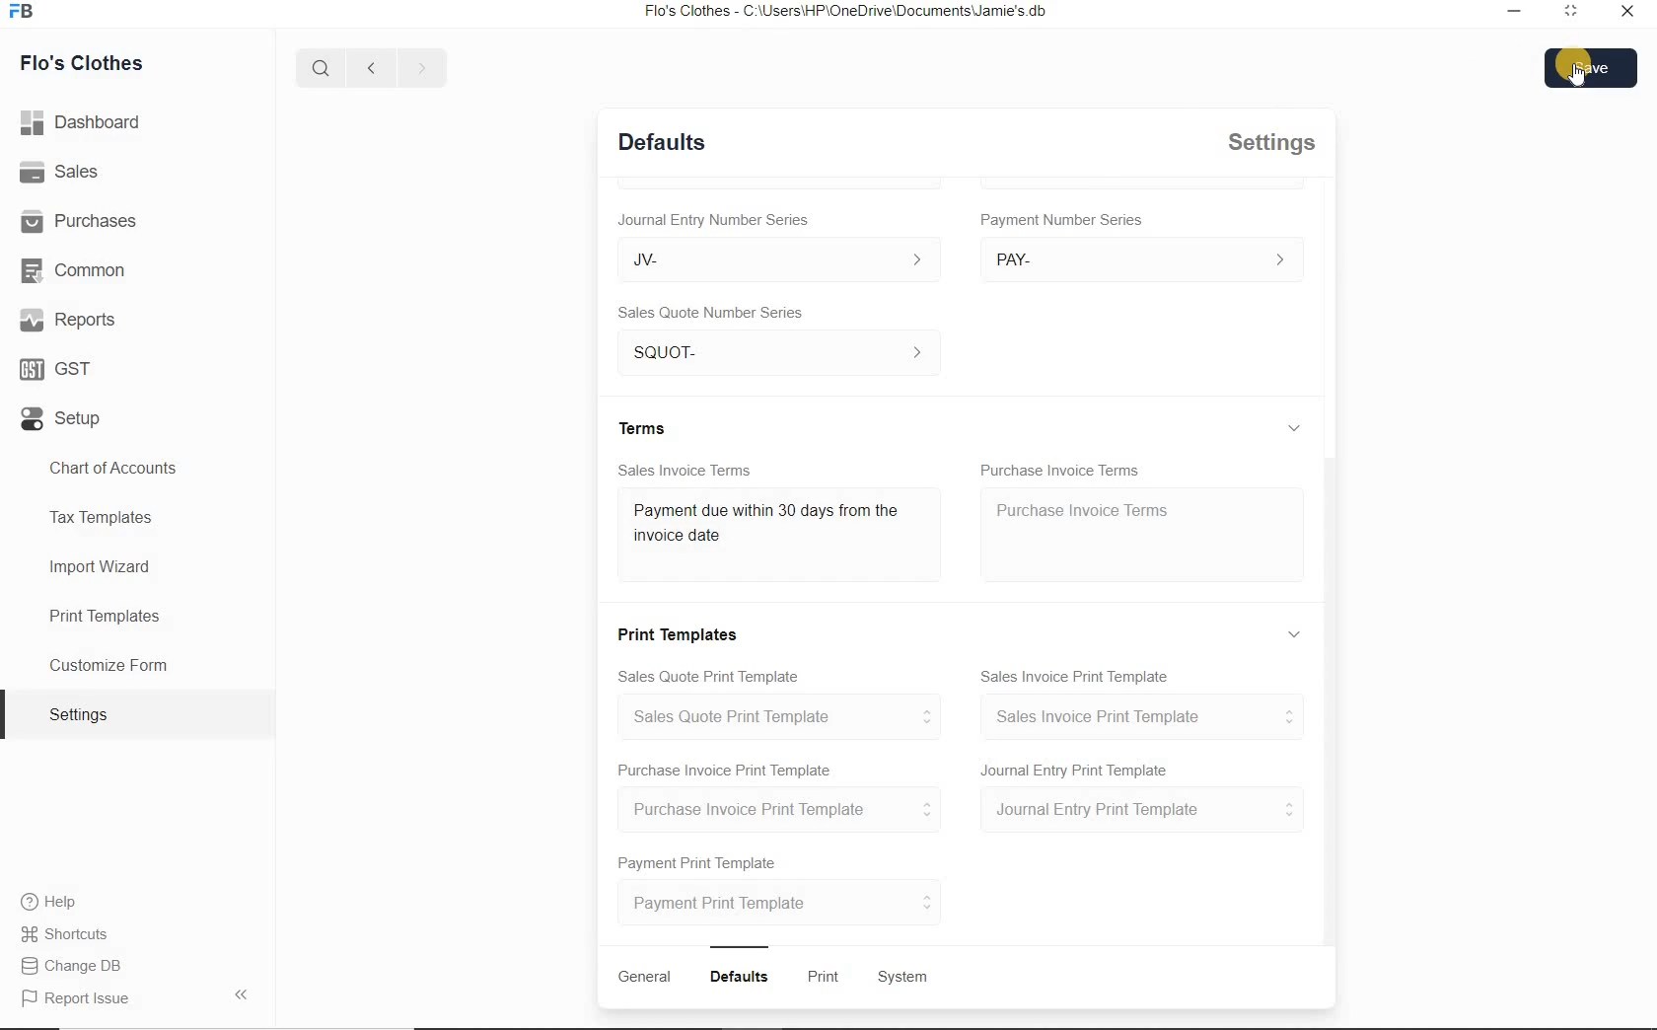  I want to click on wits Print, so click(819, 976).